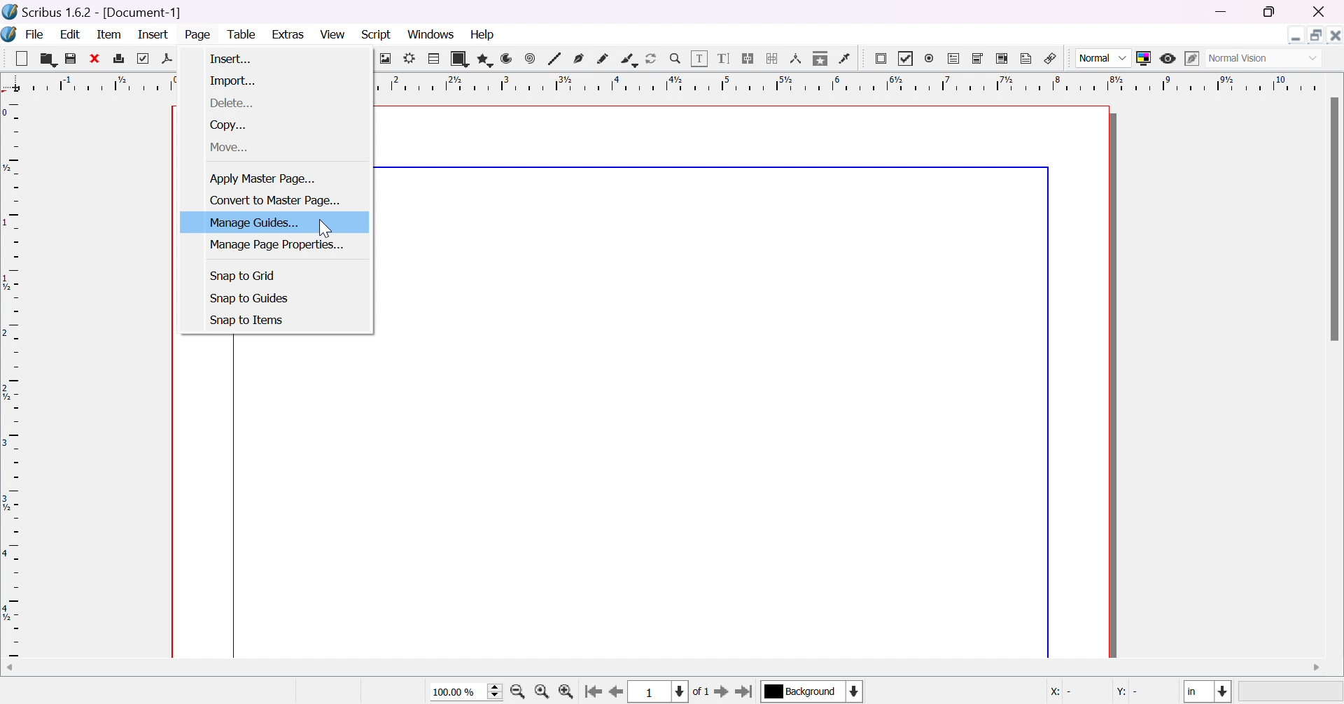 The height and width of the screenshot is (704, 1344). What do you see at coordinates (1209, 692) in the screenshot?
I see `select current unit` at bounding box center [1209, 692].